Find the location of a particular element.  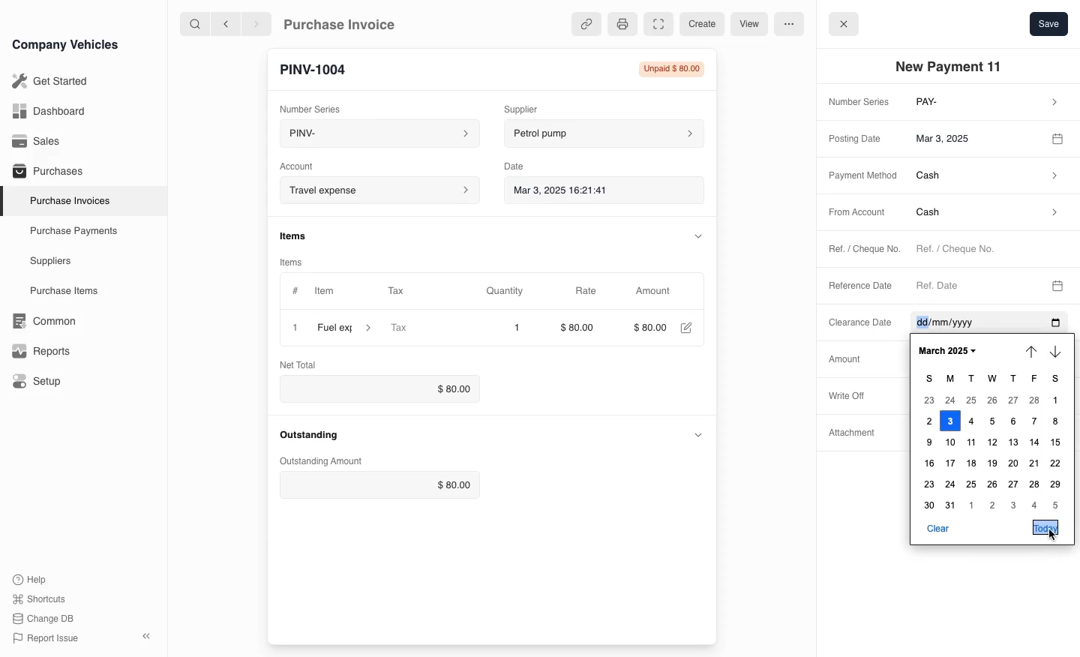

days is located at coordinates (997, 379).